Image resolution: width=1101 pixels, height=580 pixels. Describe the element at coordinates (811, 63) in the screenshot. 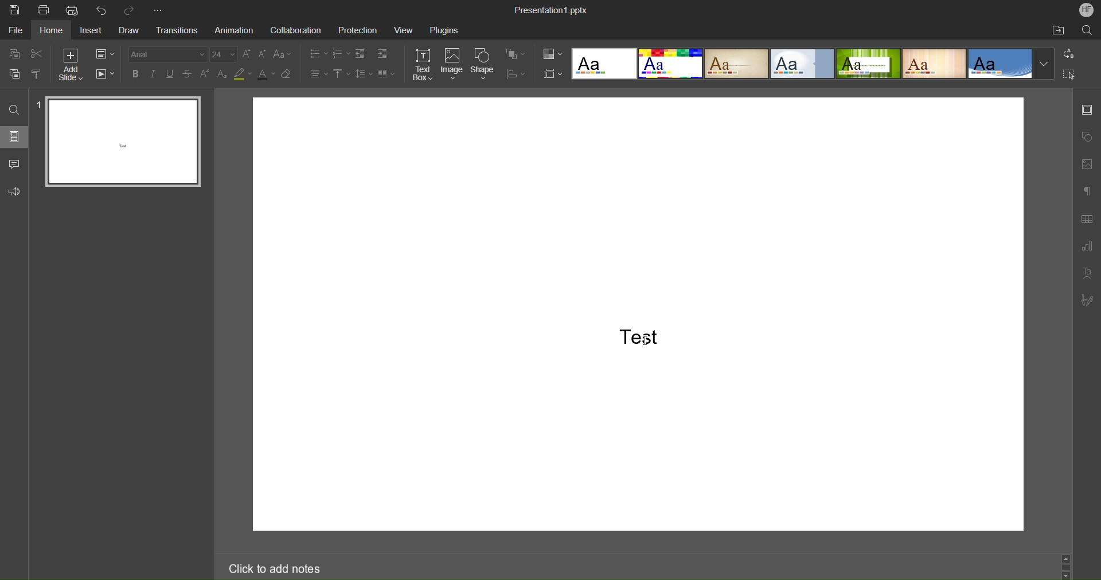

I see `Templates` at that location.